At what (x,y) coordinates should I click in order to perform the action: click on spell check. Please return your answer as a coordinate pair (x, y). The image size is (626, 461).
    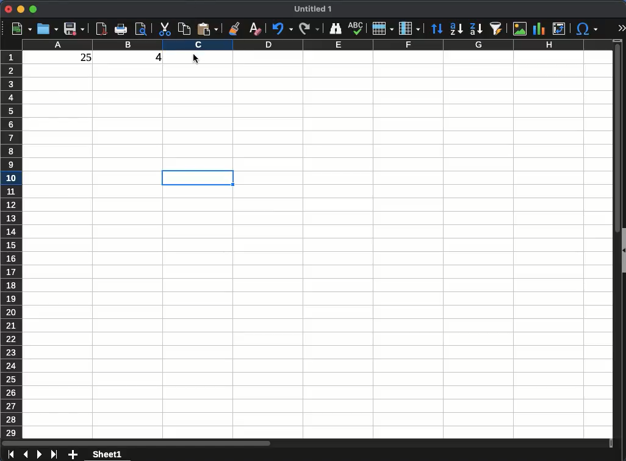
    Looking at the image, I should click on (356, 29).